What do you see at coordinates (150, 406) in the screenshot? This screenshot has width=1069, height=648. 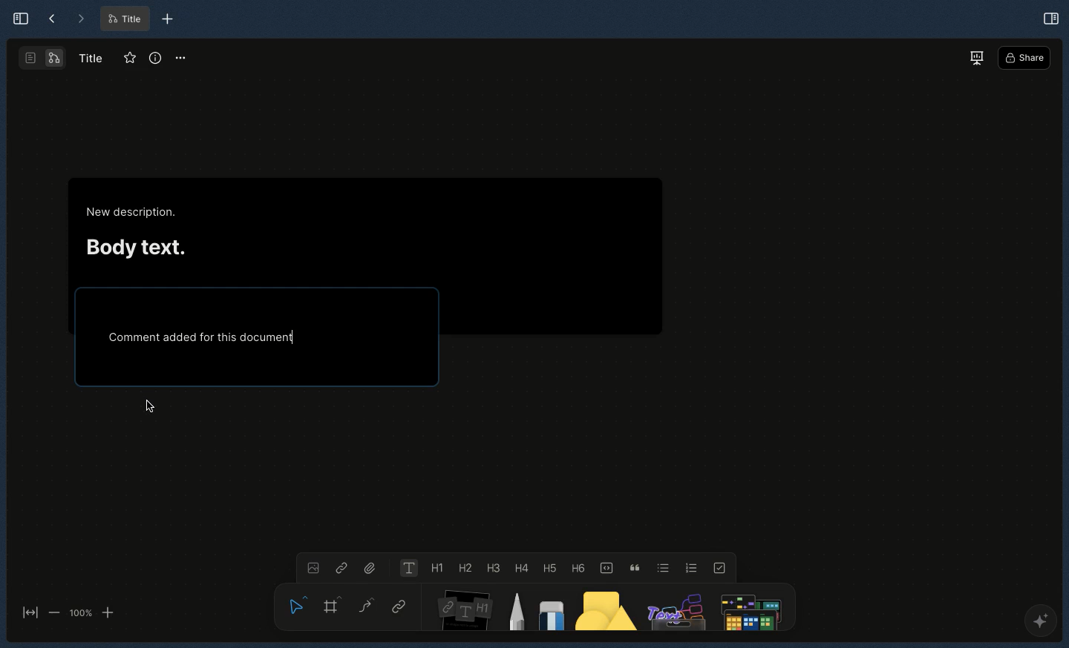 I see `cursor` at bounding box center [150, 406].